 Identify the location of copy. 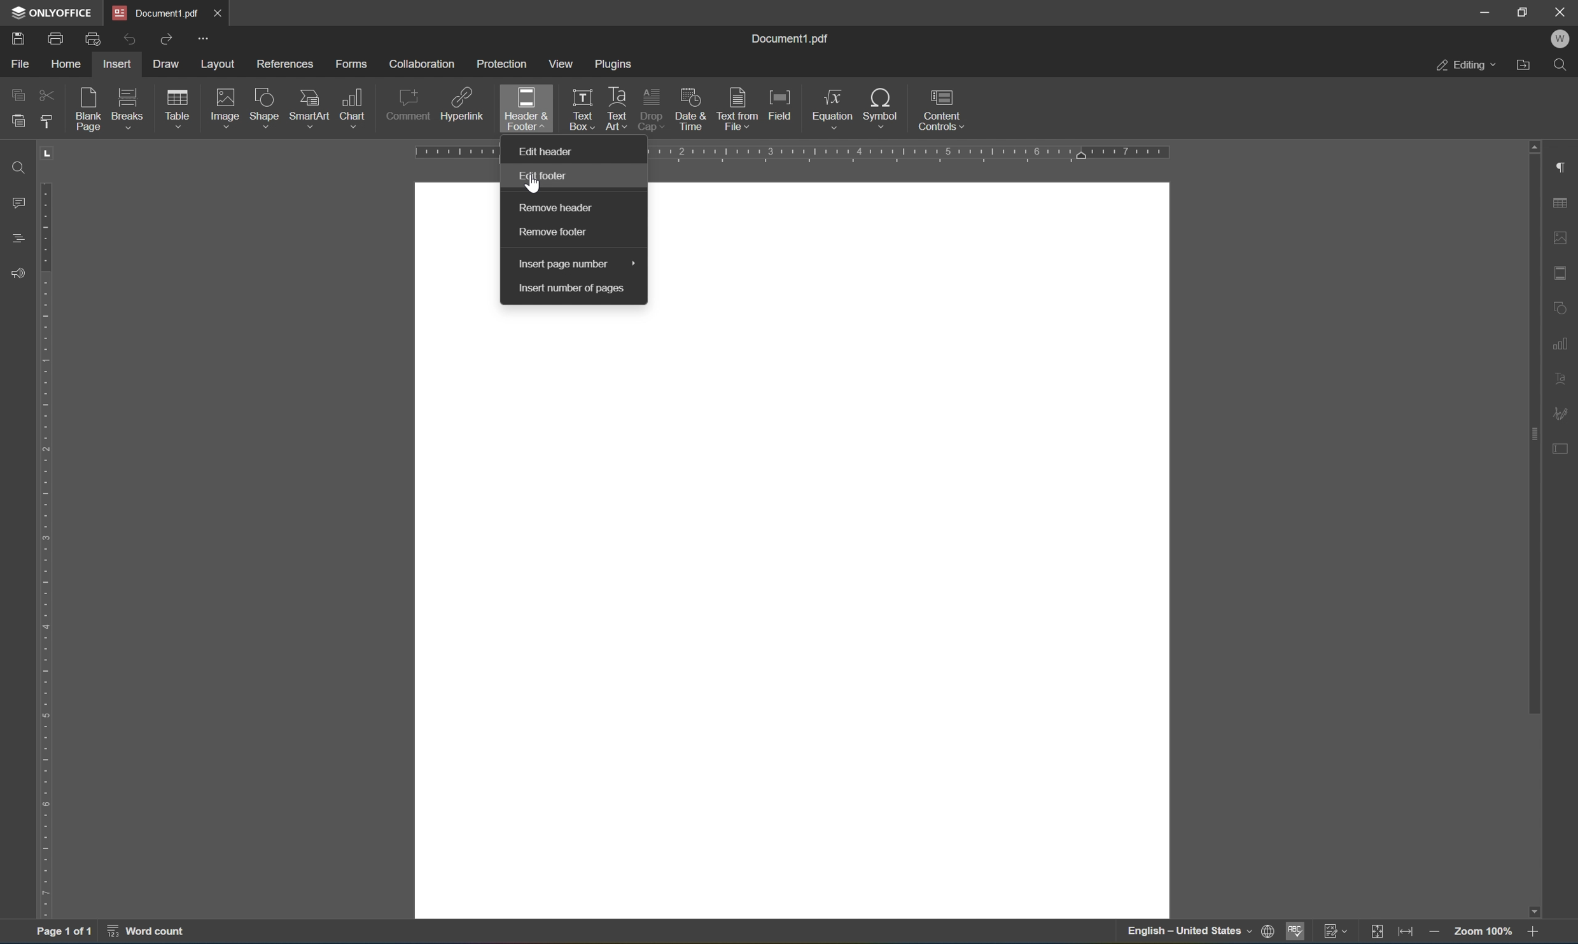
(21, 96).